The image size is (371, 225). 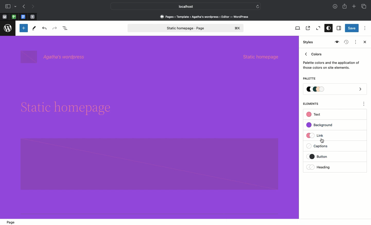 What do you see at coordinates (364, 42) in the screenshot?
I see `Close` at bounding box center [364, 42].